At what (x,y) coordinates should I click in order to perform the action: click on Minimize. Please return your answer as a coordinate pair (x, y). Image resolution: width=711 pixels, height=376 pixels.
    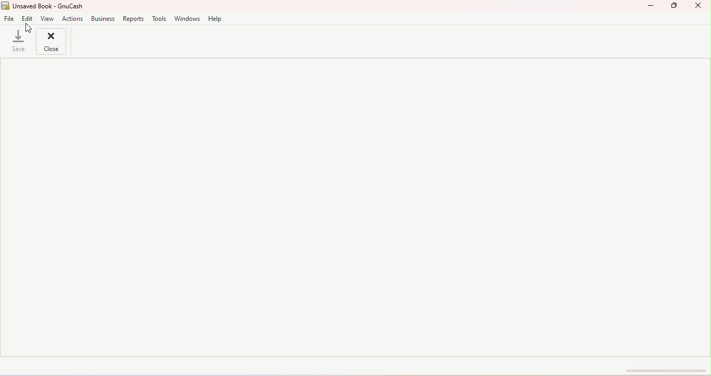
    Looking at the image, I should click on (653, 6).